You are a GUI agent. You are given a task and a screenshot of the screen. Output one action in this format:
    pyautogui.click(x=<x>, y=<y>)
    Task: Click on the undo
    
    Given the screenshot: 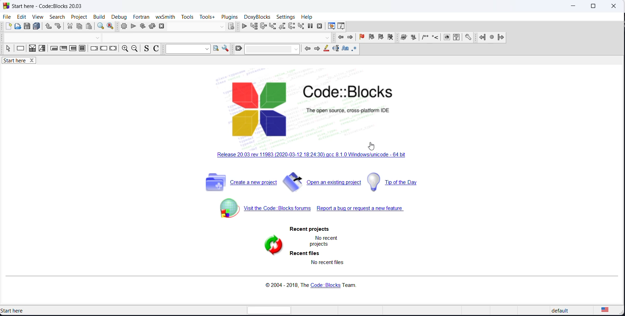 What is the action you would take?
    pyautogui.click(x=48, y=27)
    